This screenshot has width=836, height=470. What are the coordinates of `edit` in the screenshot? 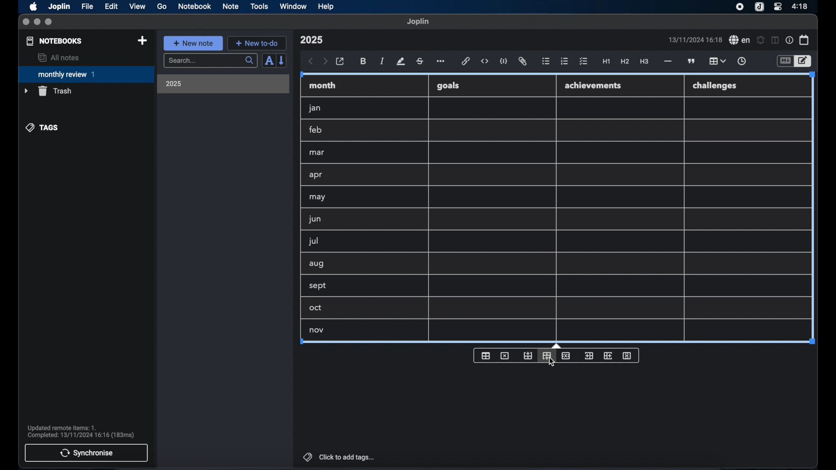 It's located at (112, 7).